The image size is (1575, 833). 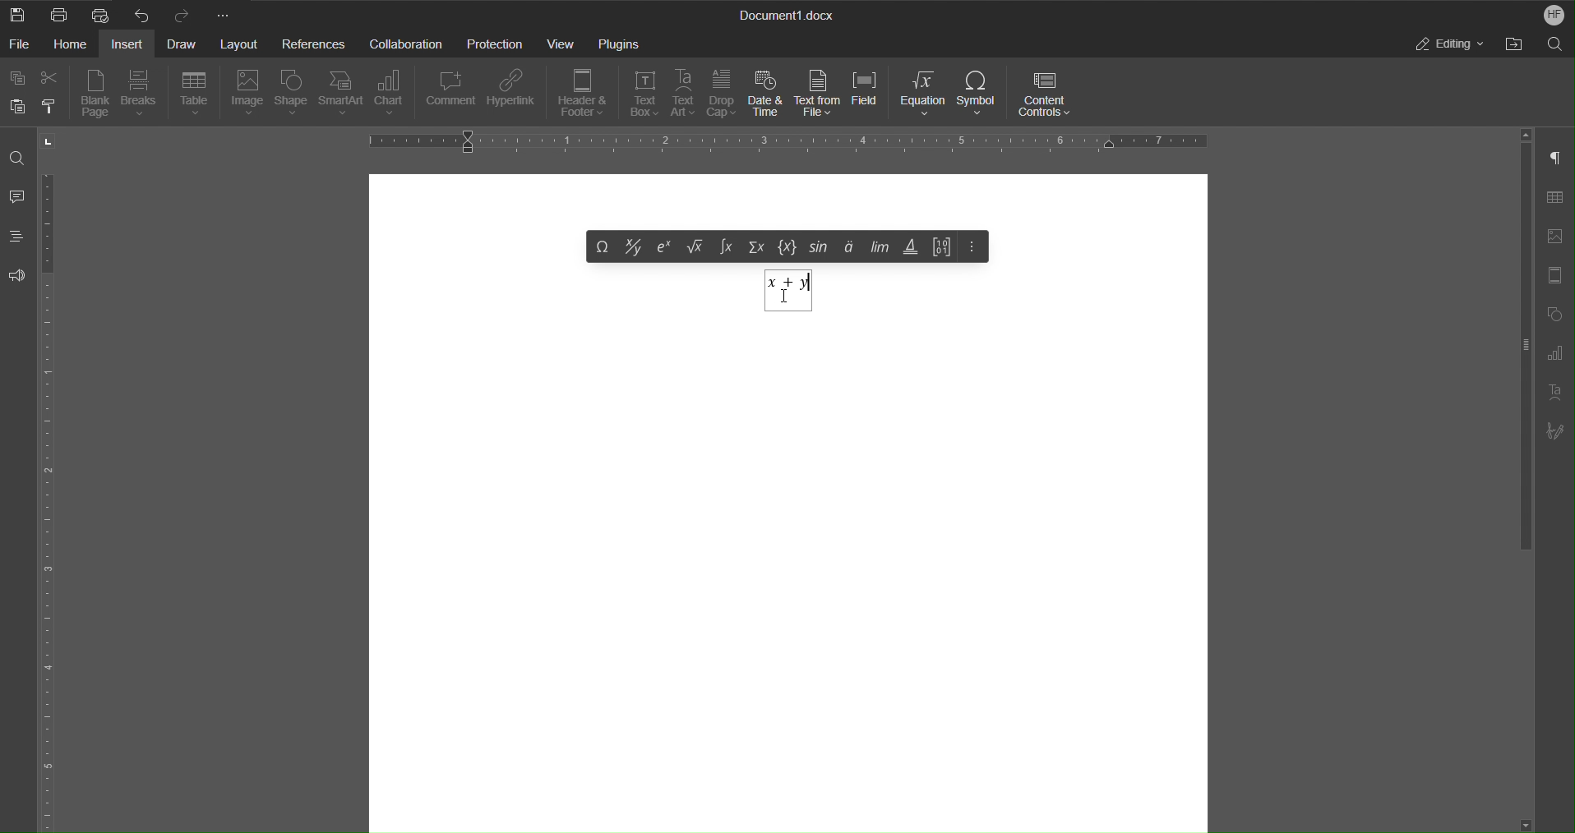 I want to click on Insert Image, so click(x=1555, y=237).